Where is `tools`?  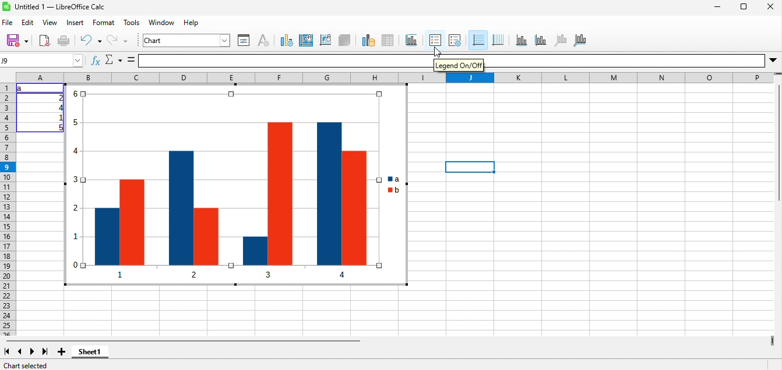 tools is located at coordinates (132, 23).